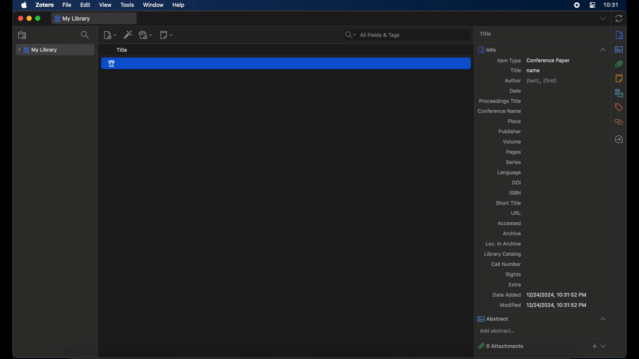 The width and height of the screenshot is (639, 359). I want to click on new item, so click(110, 35).